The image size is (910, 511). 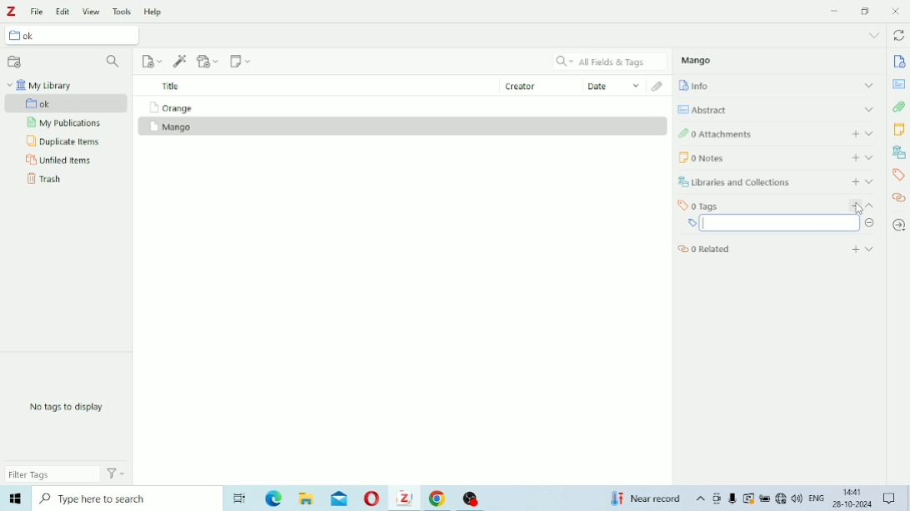 What do you see at coordinates (406, 499) in the screenshot?
I see `Zotero` at bounding box center [406, 499].